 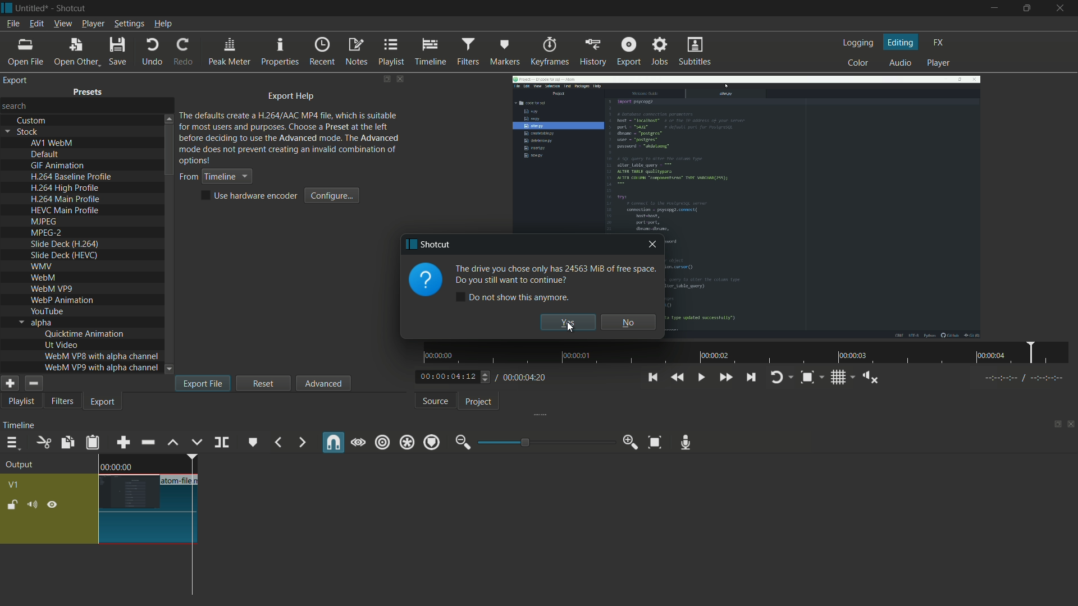 What do you see at coordinates (505, 51) in the screenshot?
I see `markers` at bounding box center [505, 51].